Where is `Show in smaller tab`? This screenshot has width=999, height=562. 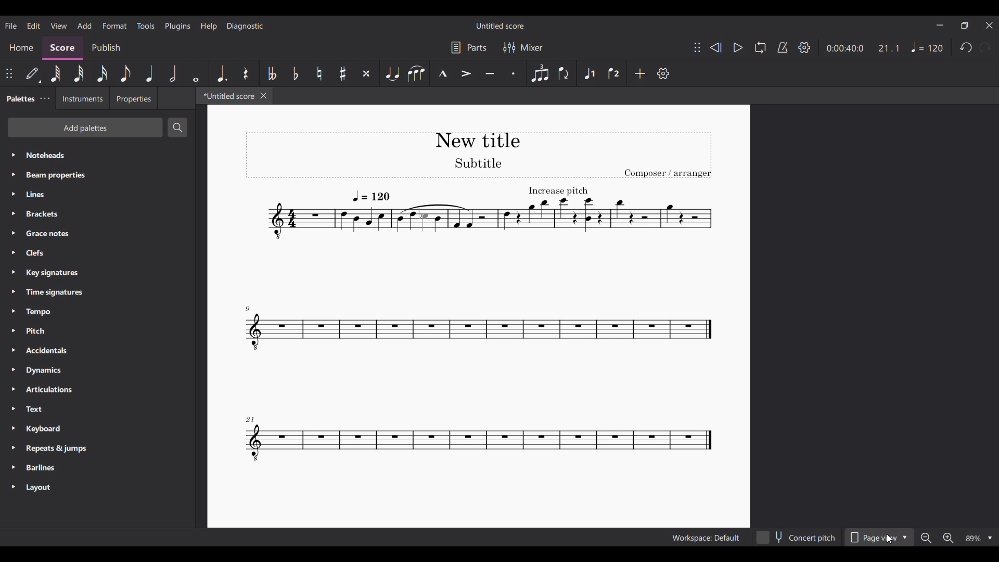
Show in smaller tab is located at coordinates (965, 25).